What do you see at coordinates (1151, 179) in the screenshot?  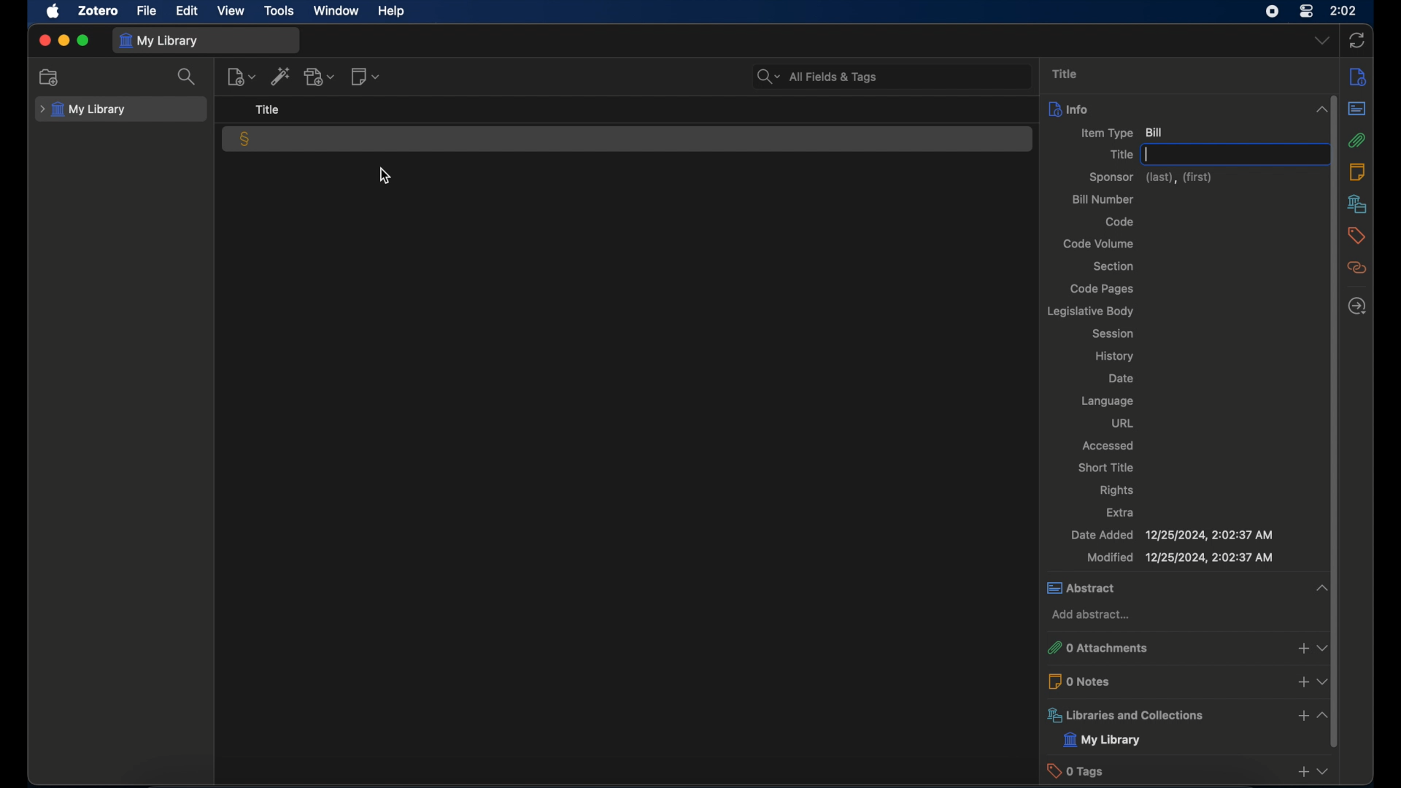 I see `sponsor` at bounding box center [1151, 179].